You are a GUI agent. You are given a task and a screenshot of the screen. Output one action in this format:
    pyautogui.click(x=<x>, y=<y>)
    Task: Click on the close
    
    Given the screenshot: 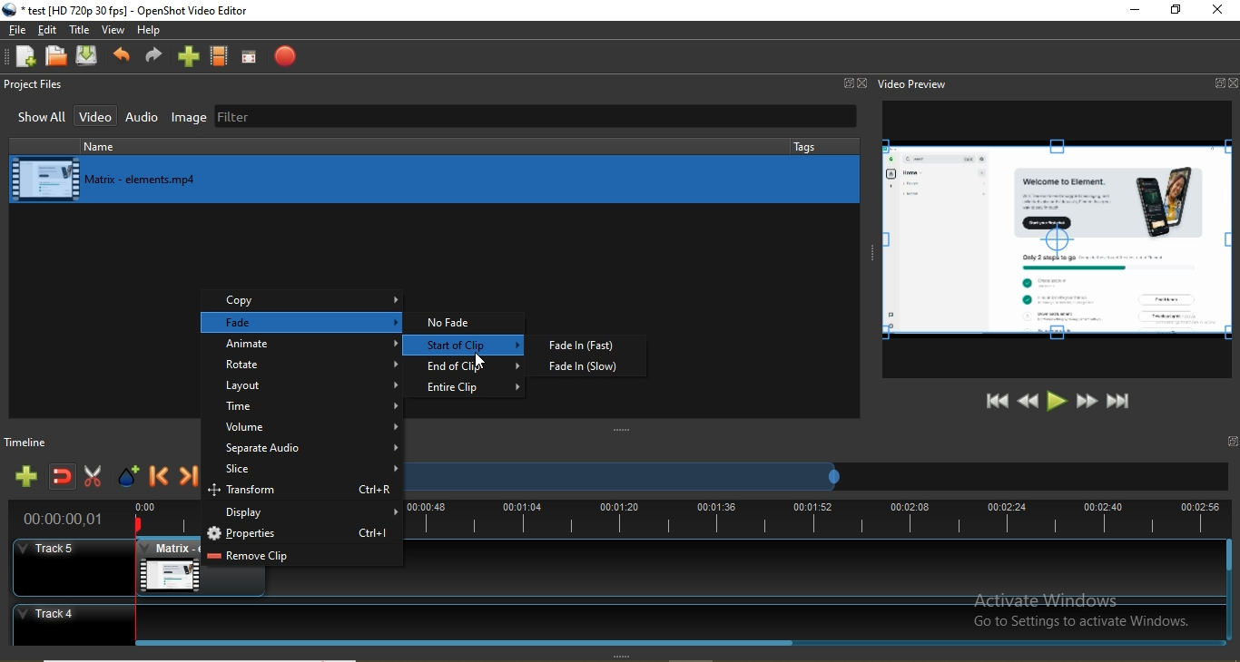 What is the action you would take?
    pyautogui.click(x=1217, y=11)
    